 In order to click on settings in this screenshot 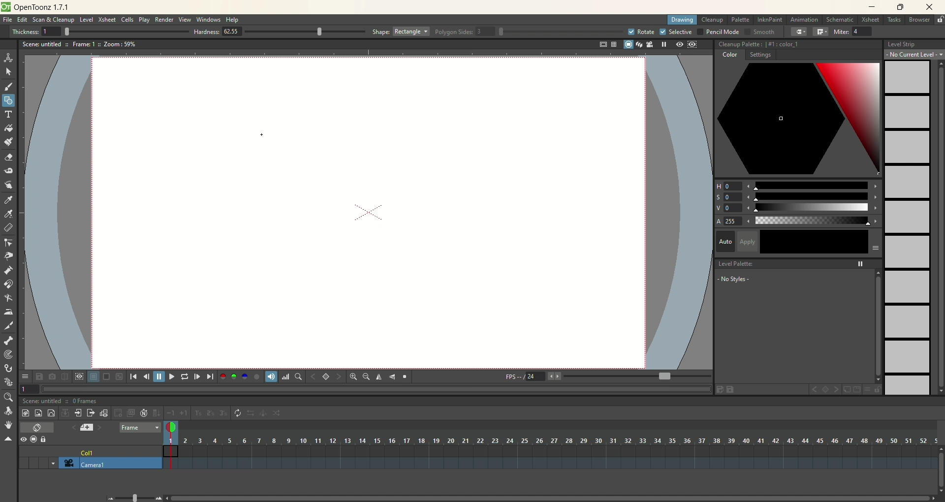, I will do `click(760, 56)`.